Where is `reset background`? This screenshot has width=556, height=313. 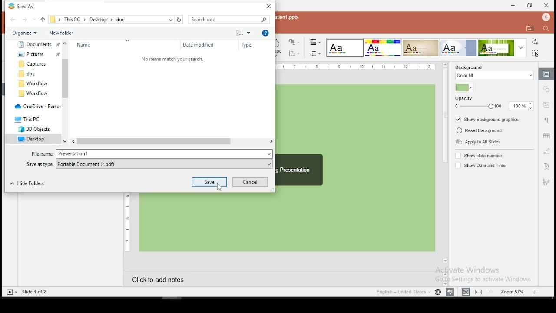
reset background is located at coordinates (480, 130).